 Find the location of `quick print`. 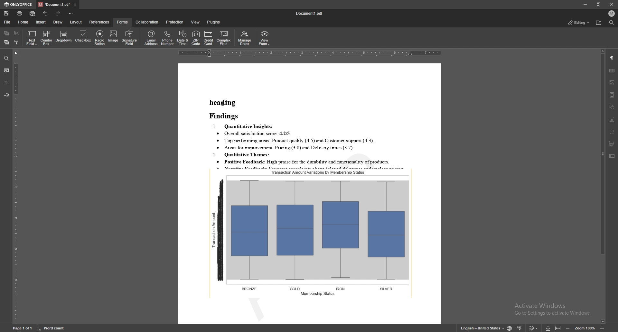

quick print is located at coordinates (33, 14).